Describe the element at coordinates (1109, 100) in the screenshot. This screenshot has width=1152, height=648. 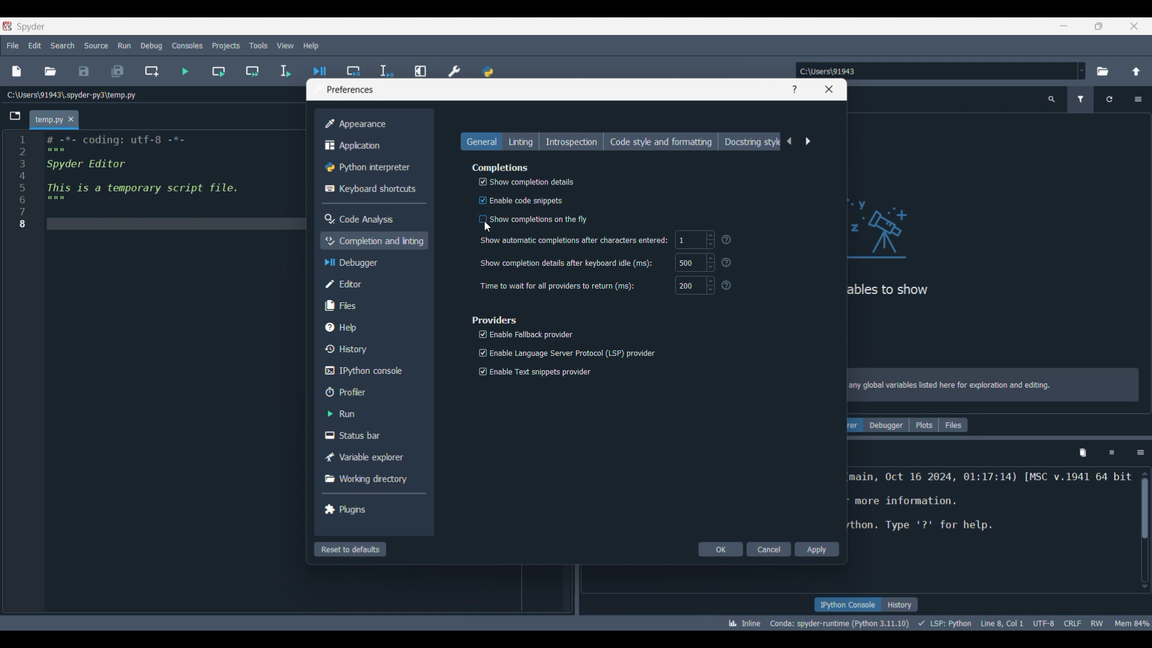
I see `Reload variables` at that location.